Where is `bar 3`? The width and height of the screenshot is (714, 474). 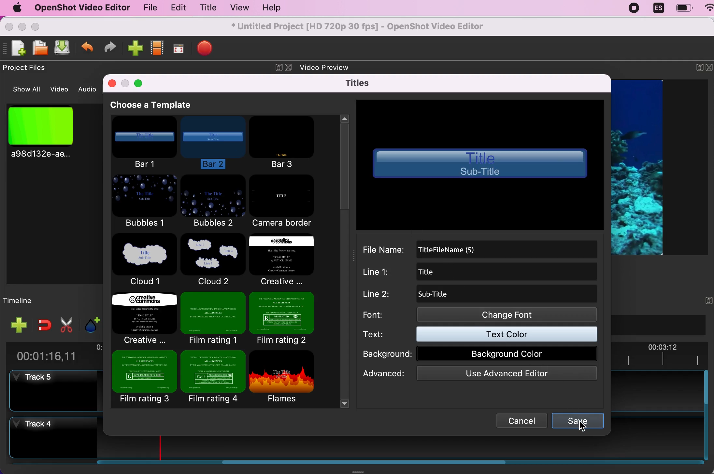 bar 3 is located at coordinates (282, 142).